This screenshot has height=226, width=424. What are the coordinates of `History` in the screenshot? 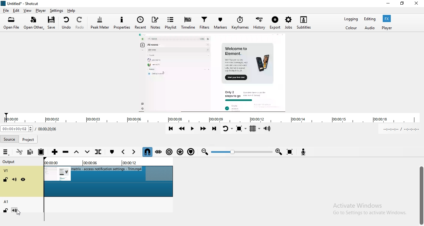 It's located at (259, 24).